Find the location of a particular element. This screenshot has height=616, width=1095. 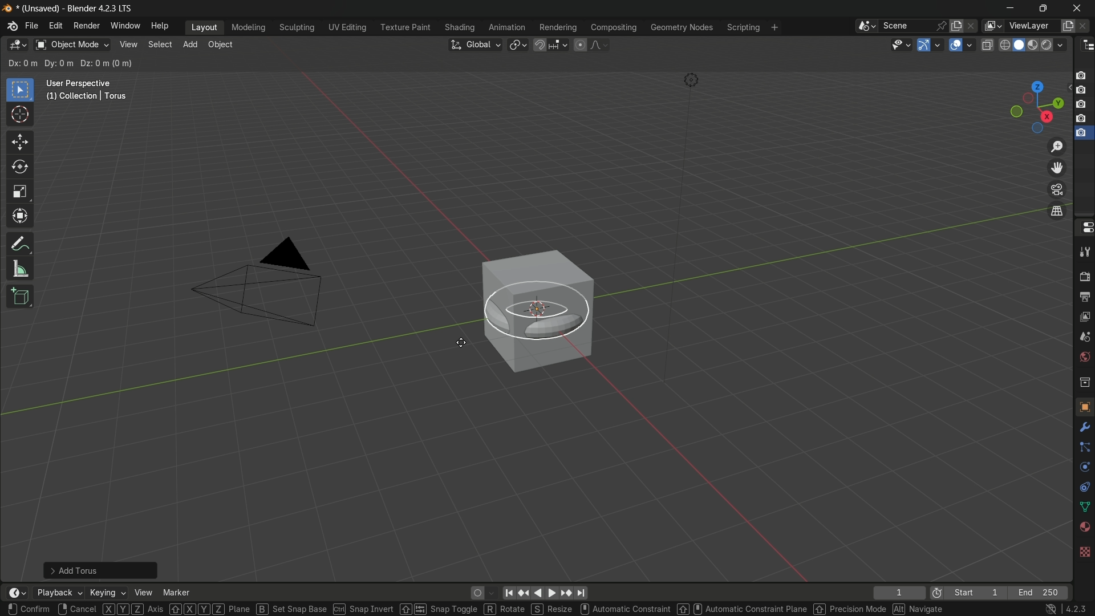

logo is located at coordinates (13, 26).